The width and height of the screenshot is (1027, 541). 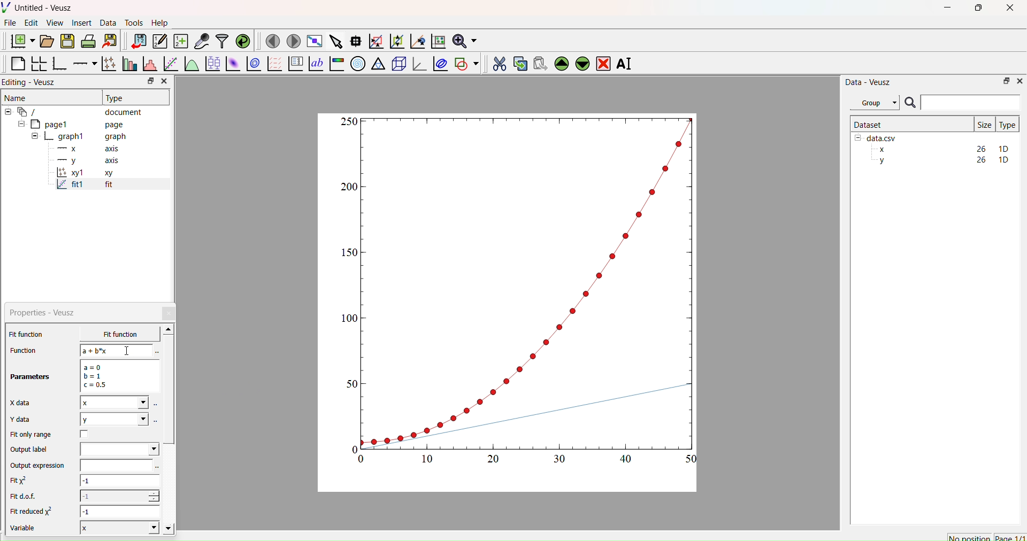 I want to click on Cut, so click(x=496, y=62).